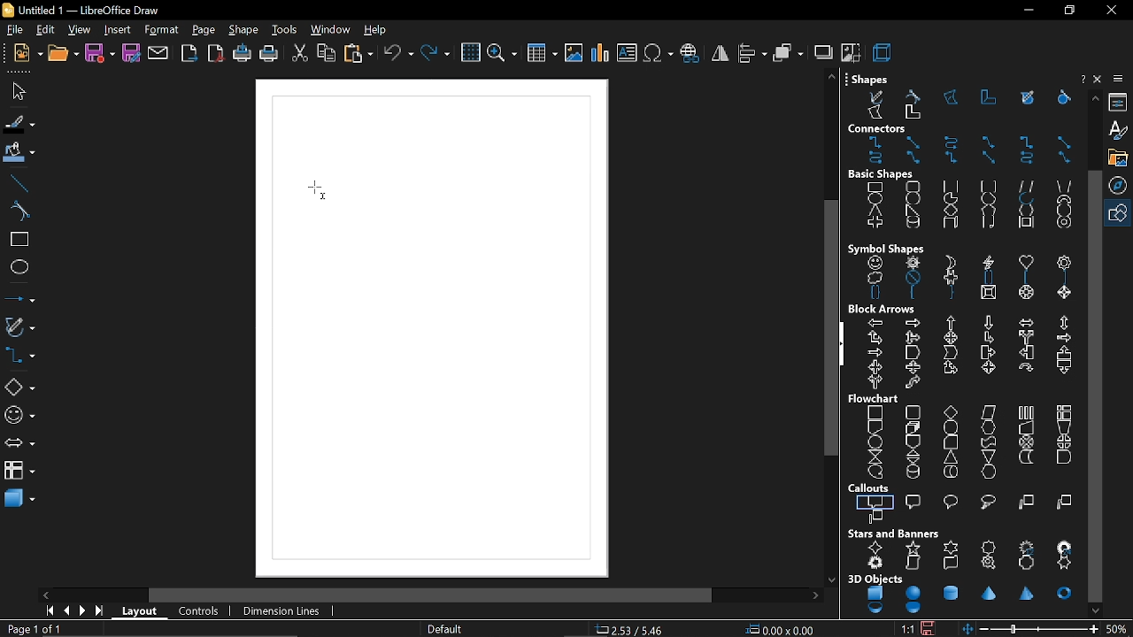  What do you see at coordinates (950, 592) in the screenshot?
I see `cylinder` at bounding box center [950, 592].